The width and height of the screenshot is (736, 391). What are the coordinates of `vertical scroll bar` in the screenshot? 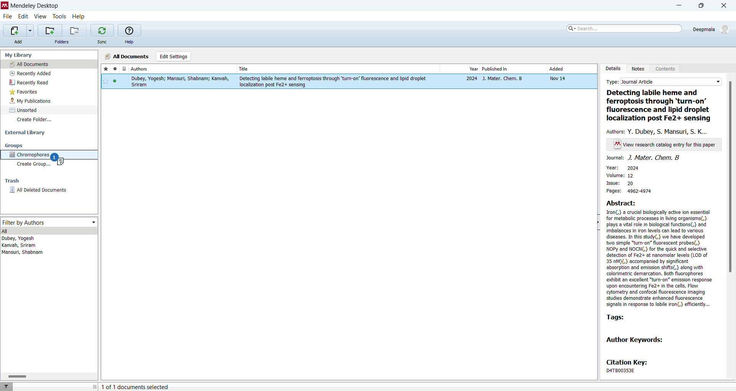 It's located at (731, 226).